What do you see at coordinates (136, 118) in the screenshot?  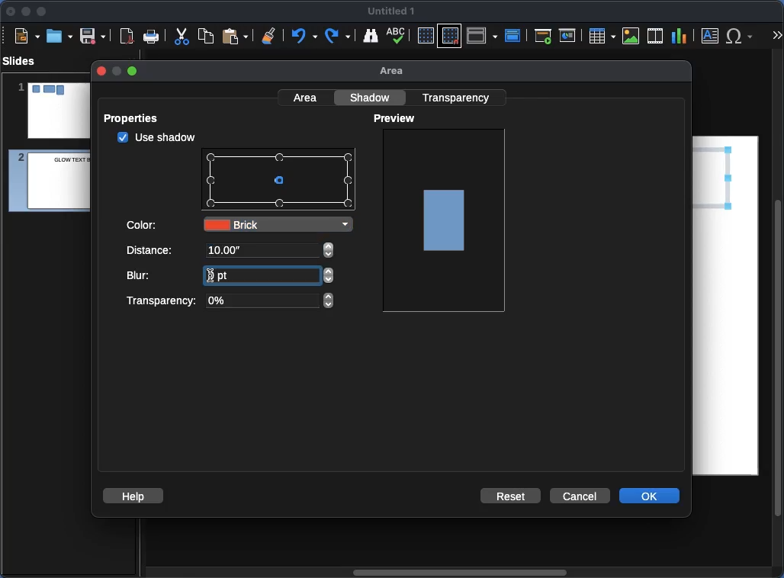 I see `Properties` at bounding box center [136, 118].